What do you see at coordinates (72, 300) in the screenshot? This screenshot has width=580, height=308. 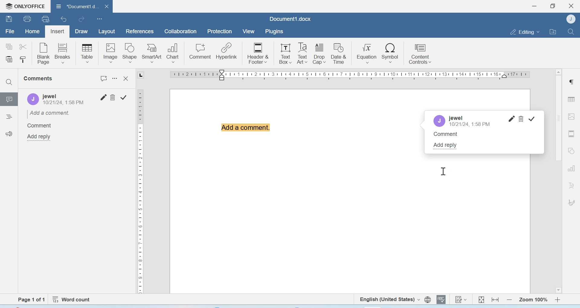 I see `Word count` at bounding box center [72, 300].